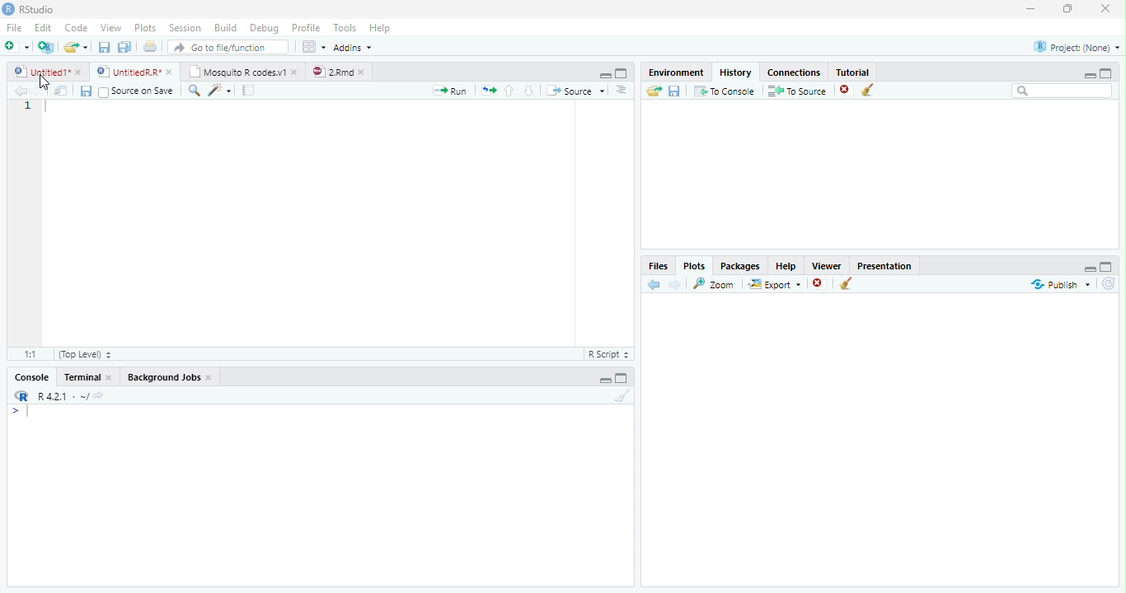  What do you see at coordinates (826, 264) in the screenshot?
I see `Viewer` at bounding box center [826, 264].